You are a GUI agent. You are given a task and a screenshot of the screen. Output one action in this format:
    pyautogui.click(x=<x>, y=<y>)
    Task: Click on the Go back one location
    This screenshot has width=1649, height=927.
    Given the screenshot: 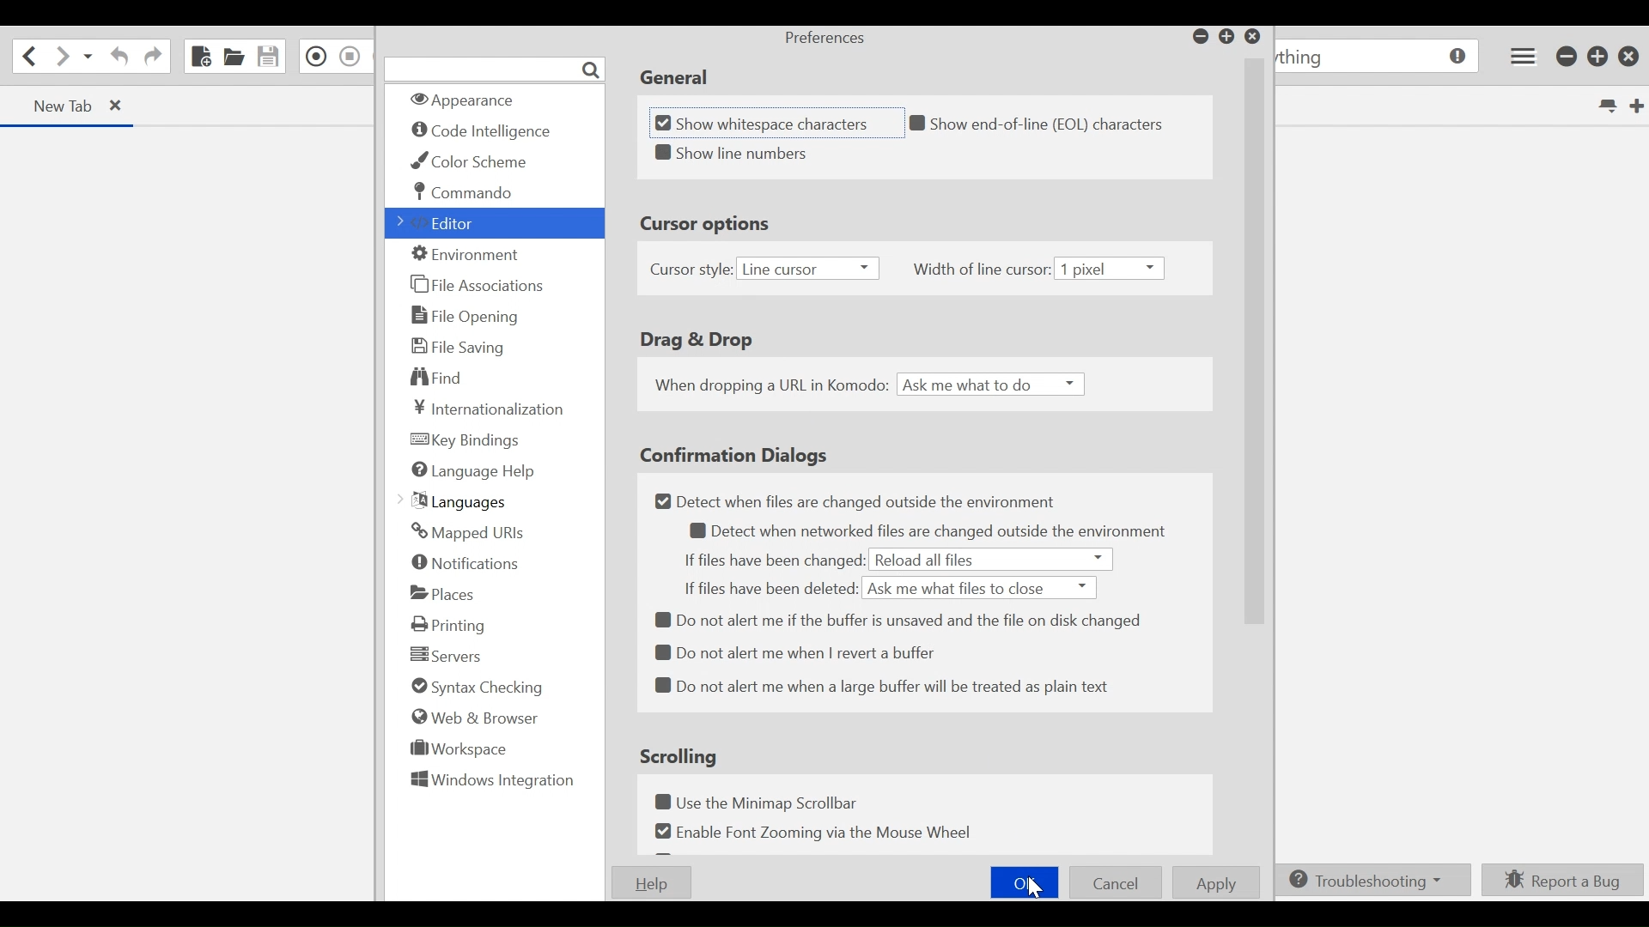 What is the action you would take?
    pyautogui.click(x=28, y=55)
    